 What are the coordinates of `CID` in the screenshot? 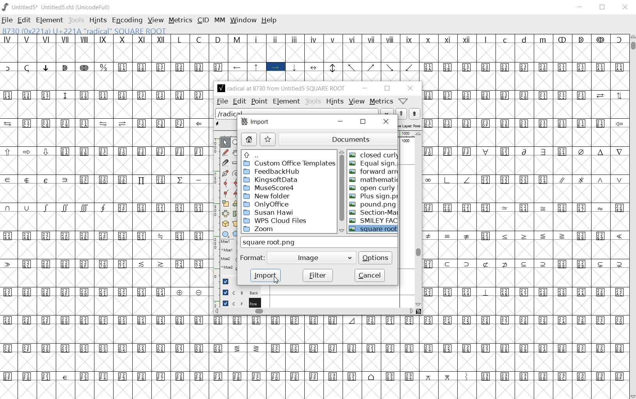 It's located at (203, 20).